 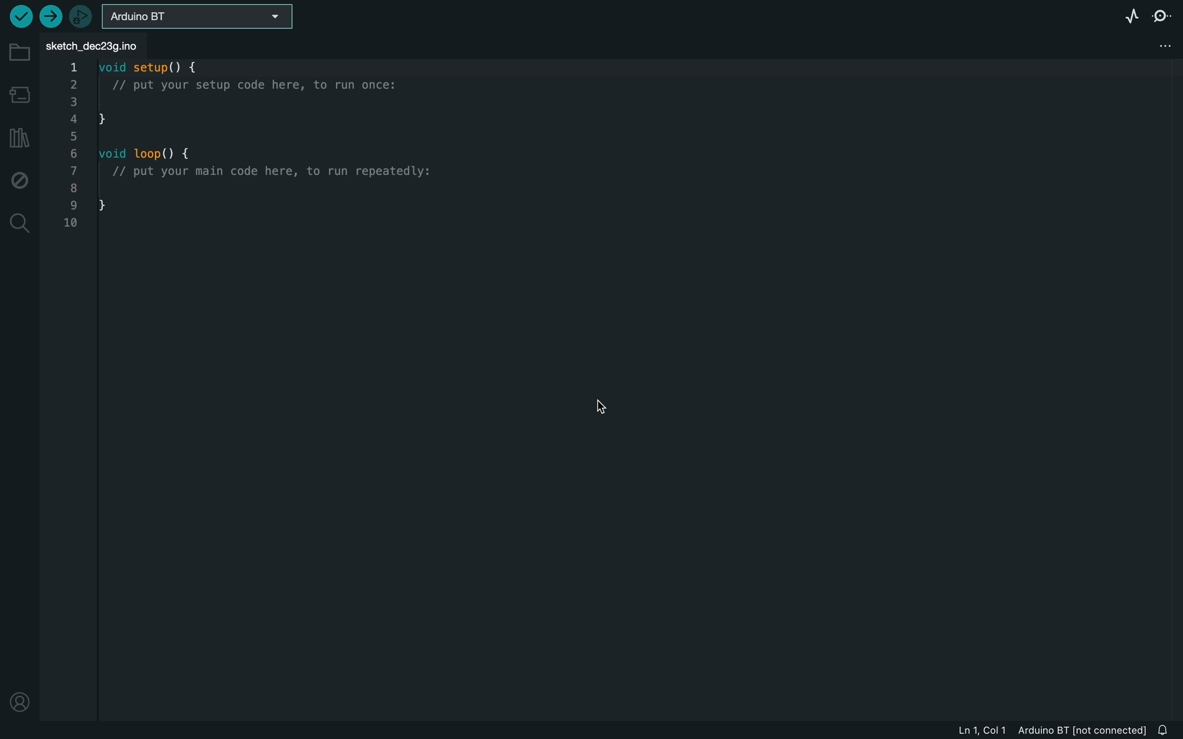 I want to click on board manager, so click(x=21, y=97).